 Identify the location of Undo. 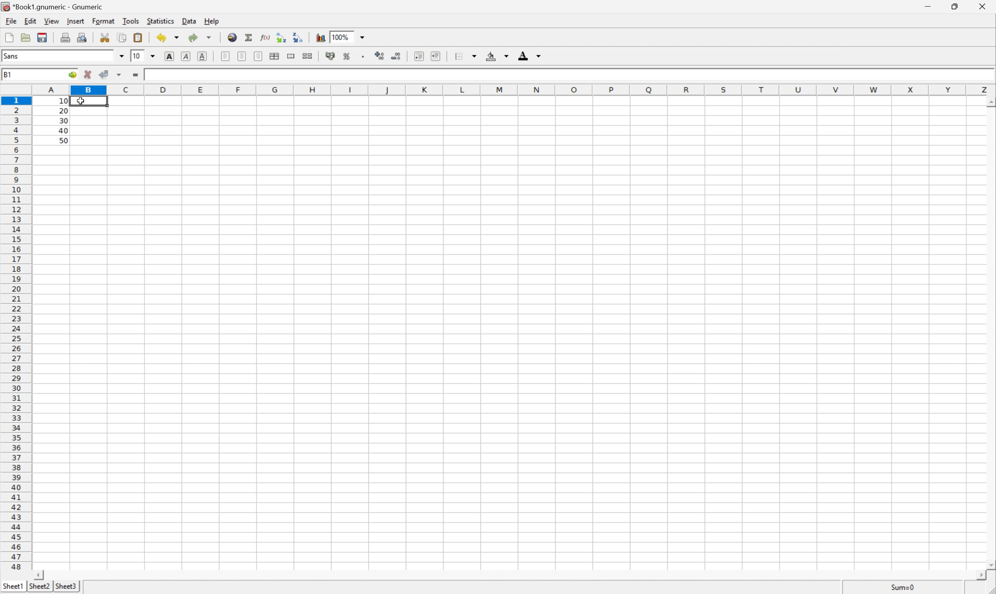
(168, 37).